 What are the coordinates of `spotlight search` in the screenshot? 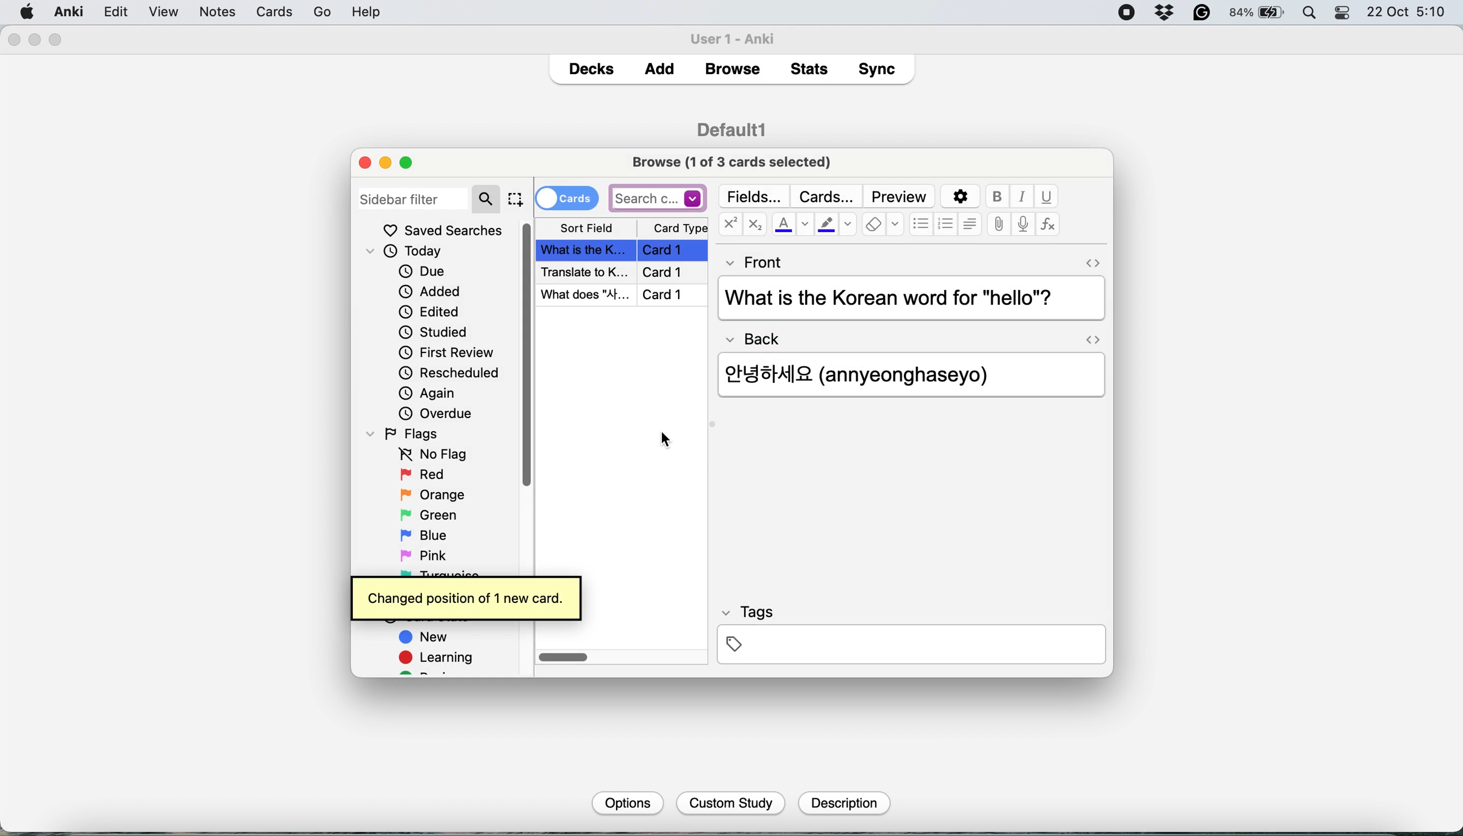 It's located at (1312, 14).